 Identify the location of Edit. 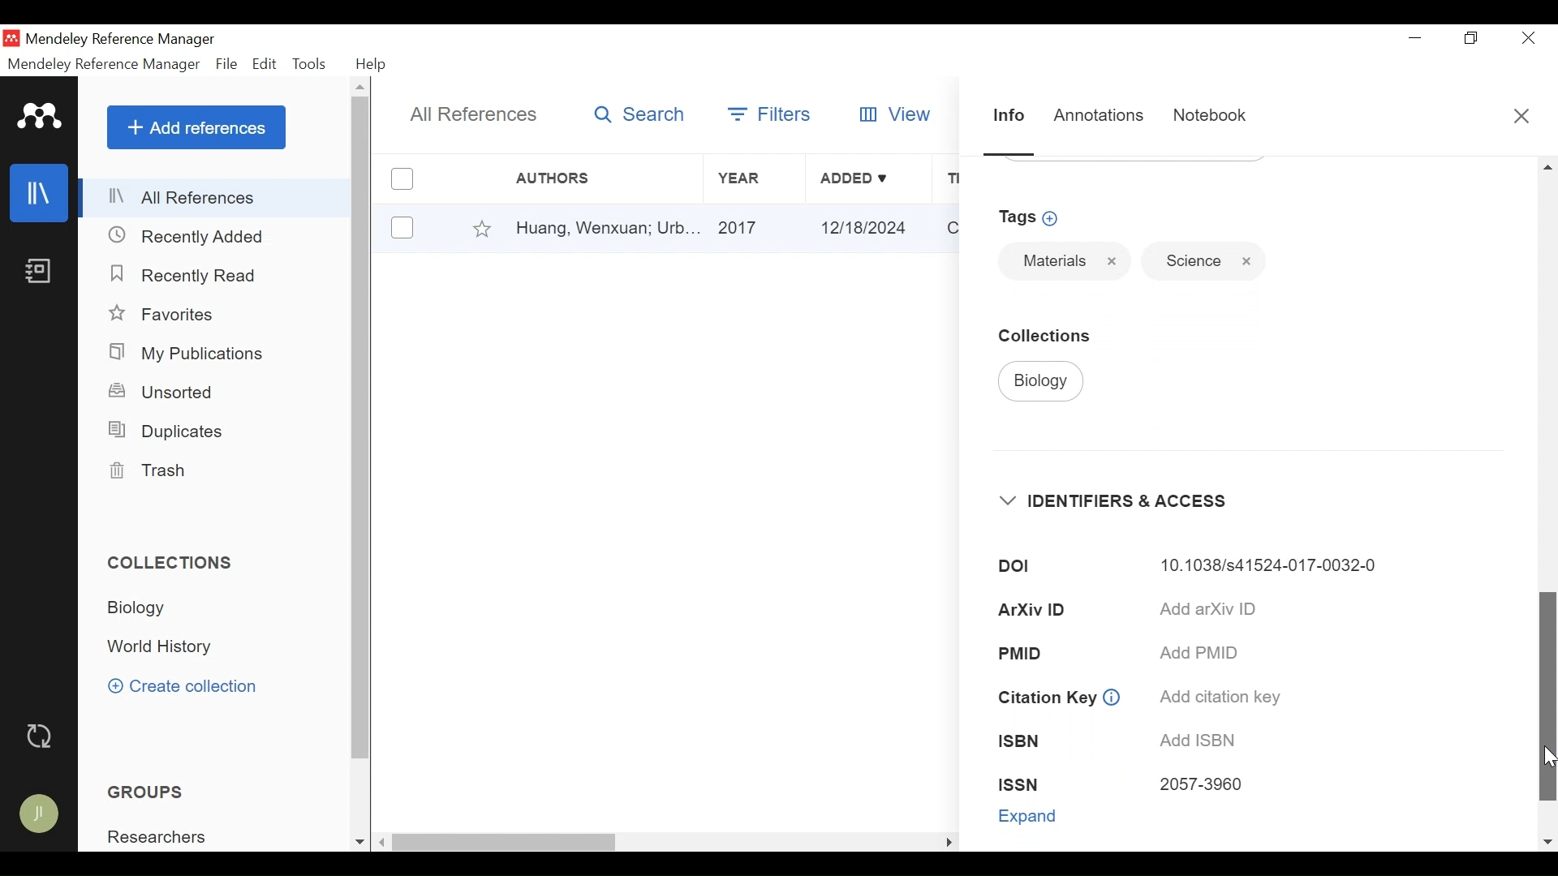
(265, 65).